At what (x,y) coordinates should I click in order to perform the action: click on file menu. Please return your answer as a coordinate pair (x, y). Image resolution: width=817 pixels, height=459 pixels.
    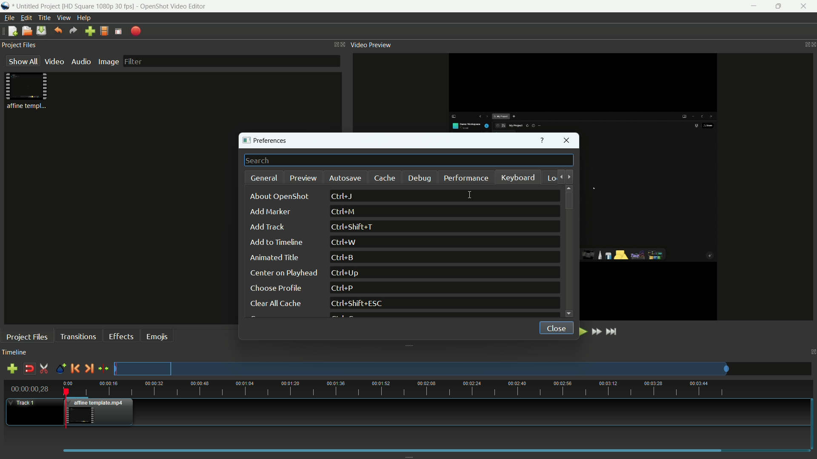
    Looking at the image, I should click on (9, 18).